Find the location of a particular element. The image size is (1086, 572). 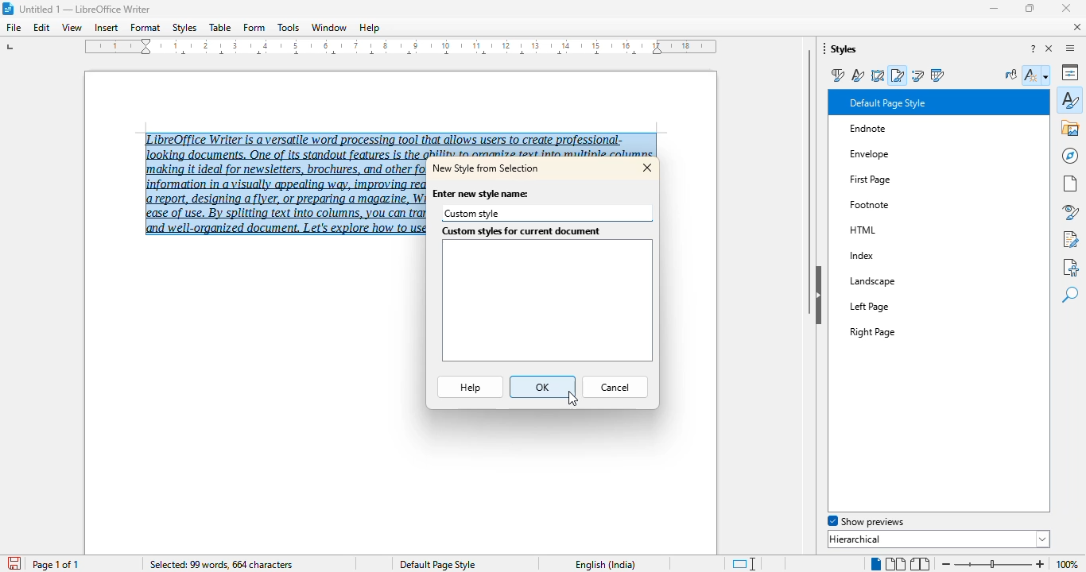

LibreOffice logo is located at coordinates (10, 8).